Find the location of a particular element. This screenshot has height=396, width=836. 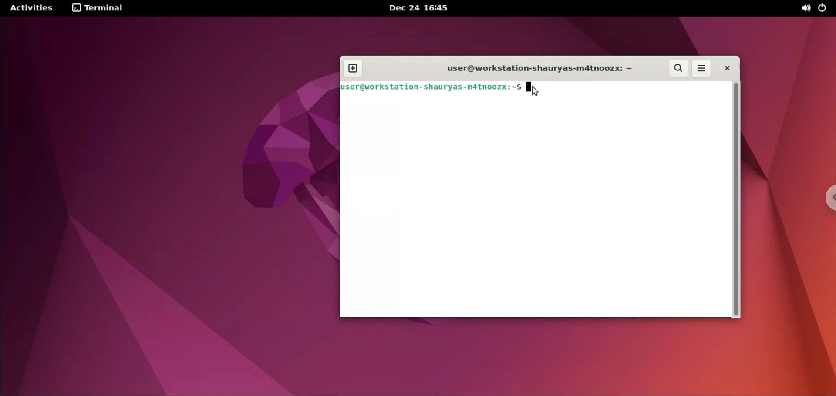

terminal options is located at coordinates (97, 9).